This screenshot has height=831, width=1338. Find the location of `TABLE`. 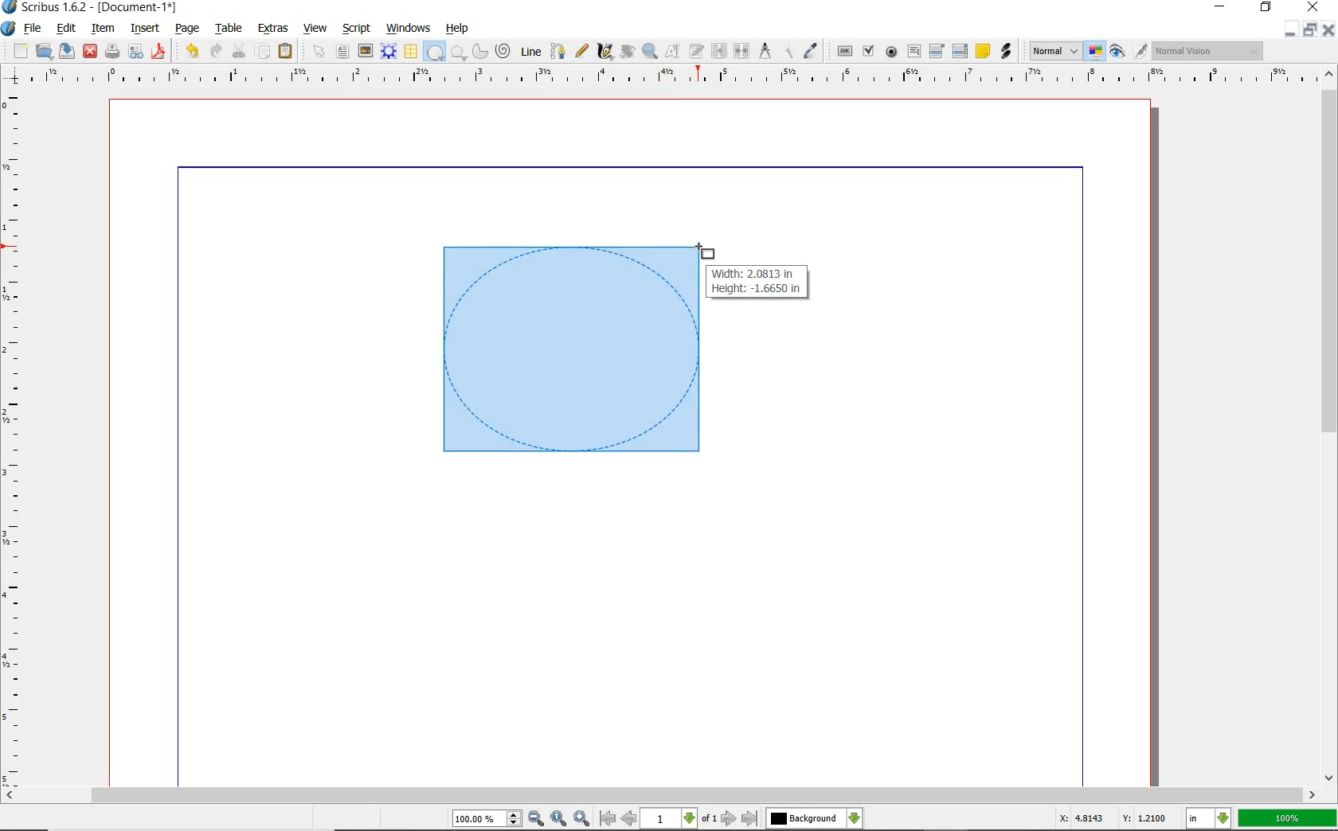

TABLE is located at coordinates (410, 52).